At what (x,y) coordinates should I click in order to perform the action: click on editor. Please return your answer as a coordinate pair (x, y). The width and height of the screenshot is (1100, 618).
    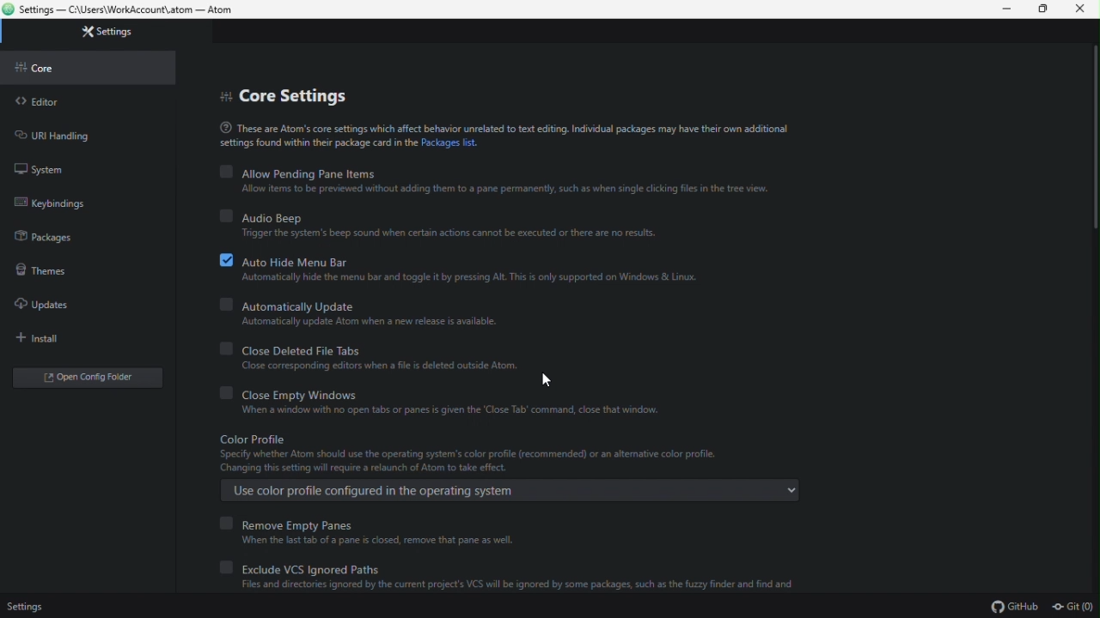
    Looking at the image, I should click on (74, 105).